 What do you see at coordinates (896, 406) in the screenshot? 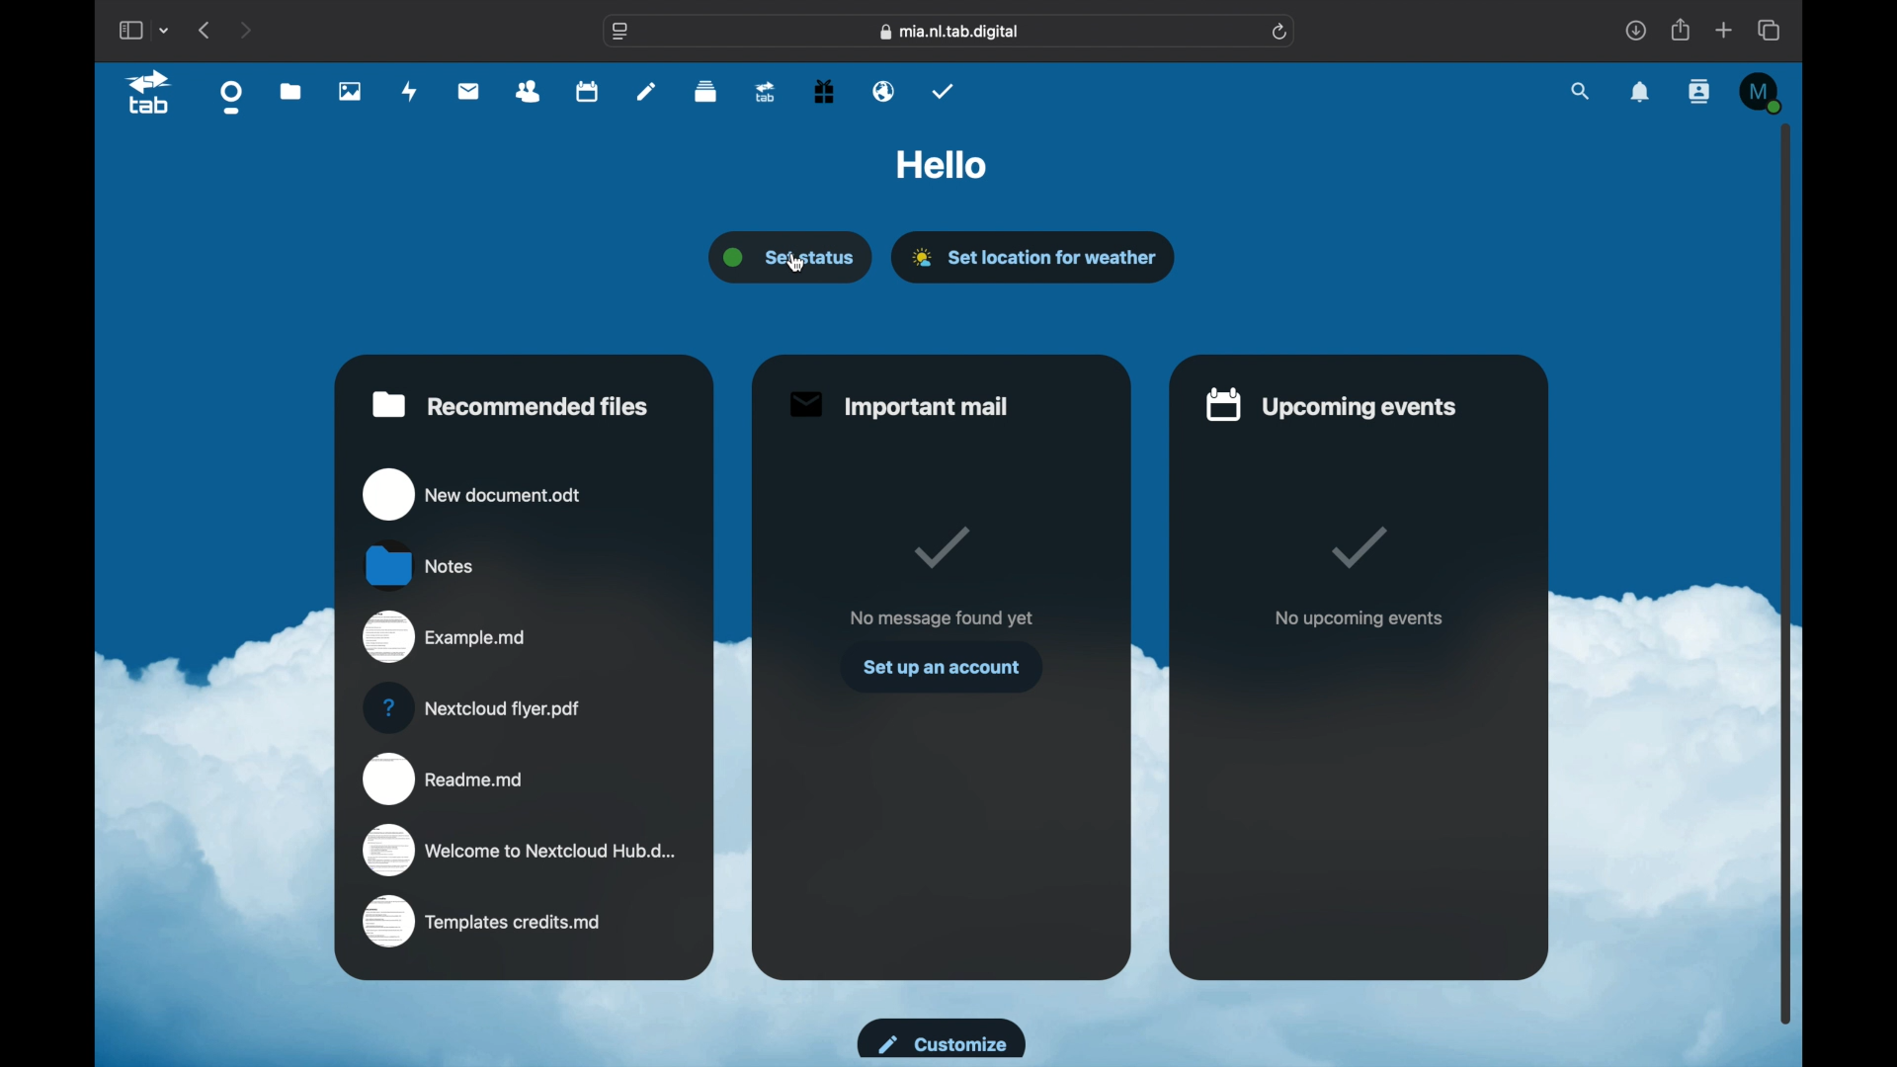
I see `important mail` at bounding box center [896, 406].